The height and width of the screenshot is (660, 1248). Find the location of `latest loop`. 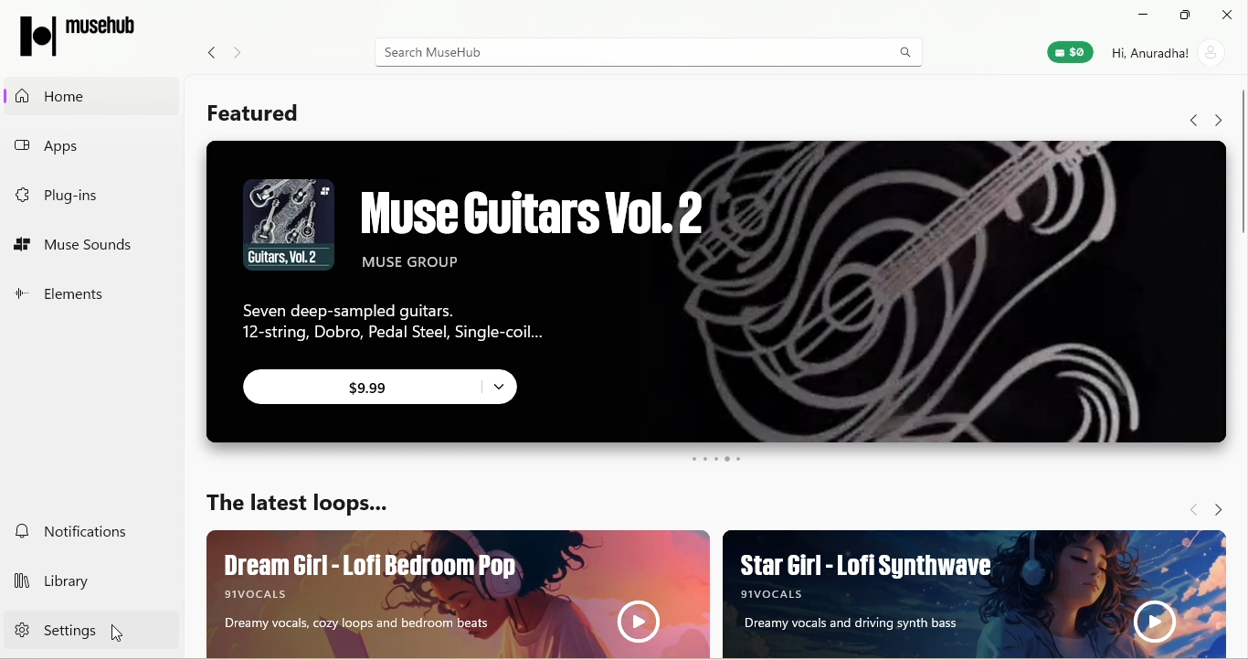

latest loop is located at coordinates (297, 501).